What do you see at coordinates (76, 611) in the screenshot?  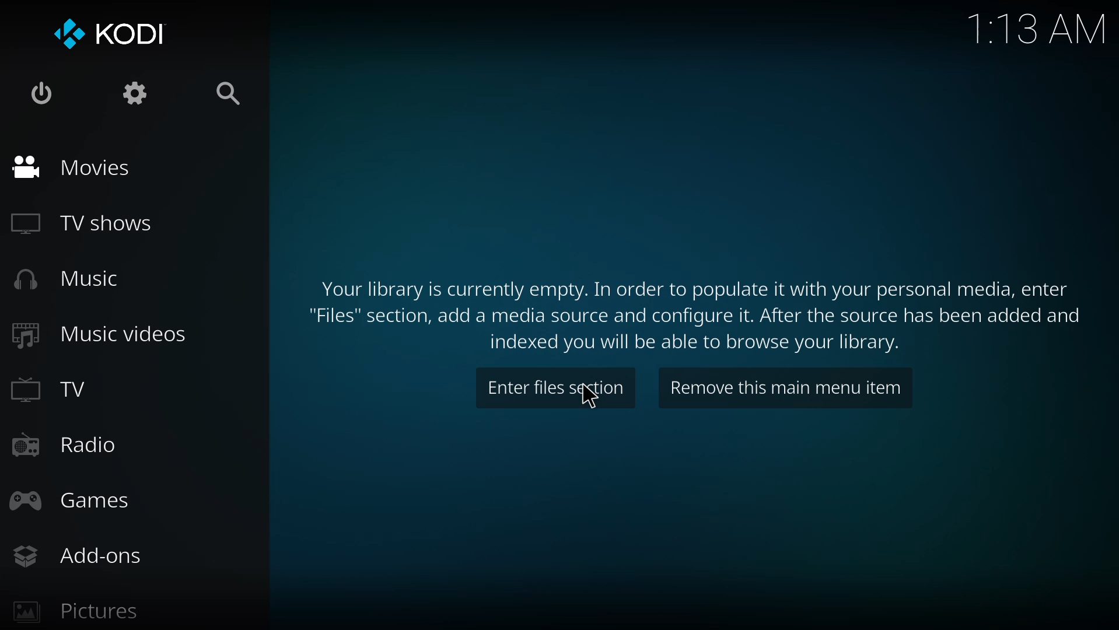 I see `pictures` at bounding box center [76, 611].